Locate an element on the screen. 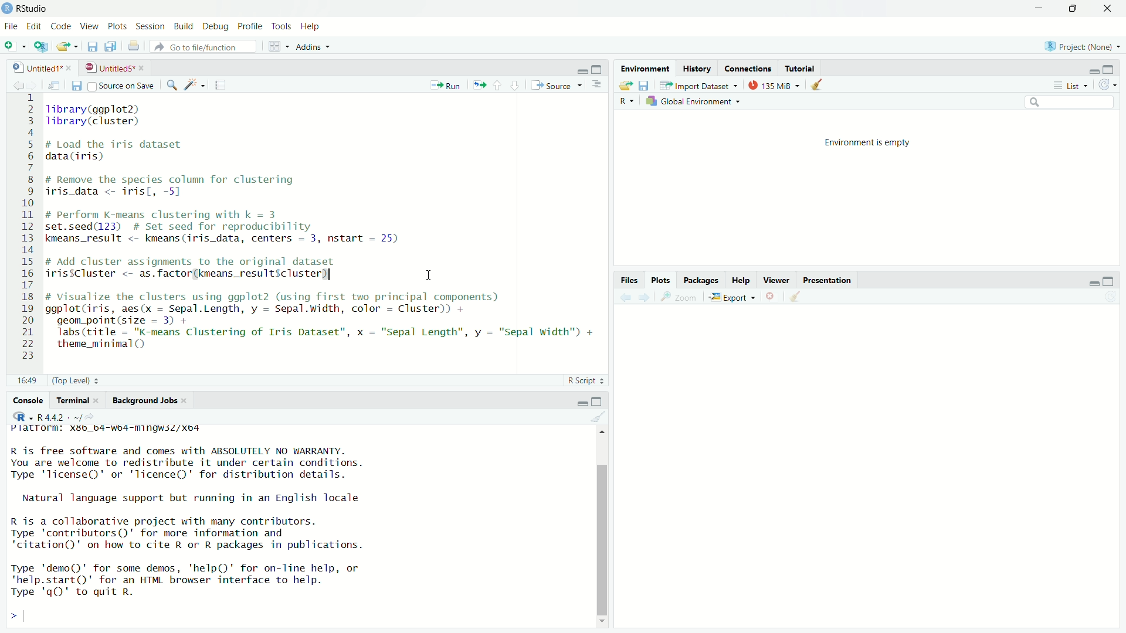  # Visualize the clusters using ggplot2 (using first two principal components)
aaplot(iris. aes(x = Sepal.Lenath. v = Sepal.width. color = Cluster)) + is located at coordinates (296, 303).